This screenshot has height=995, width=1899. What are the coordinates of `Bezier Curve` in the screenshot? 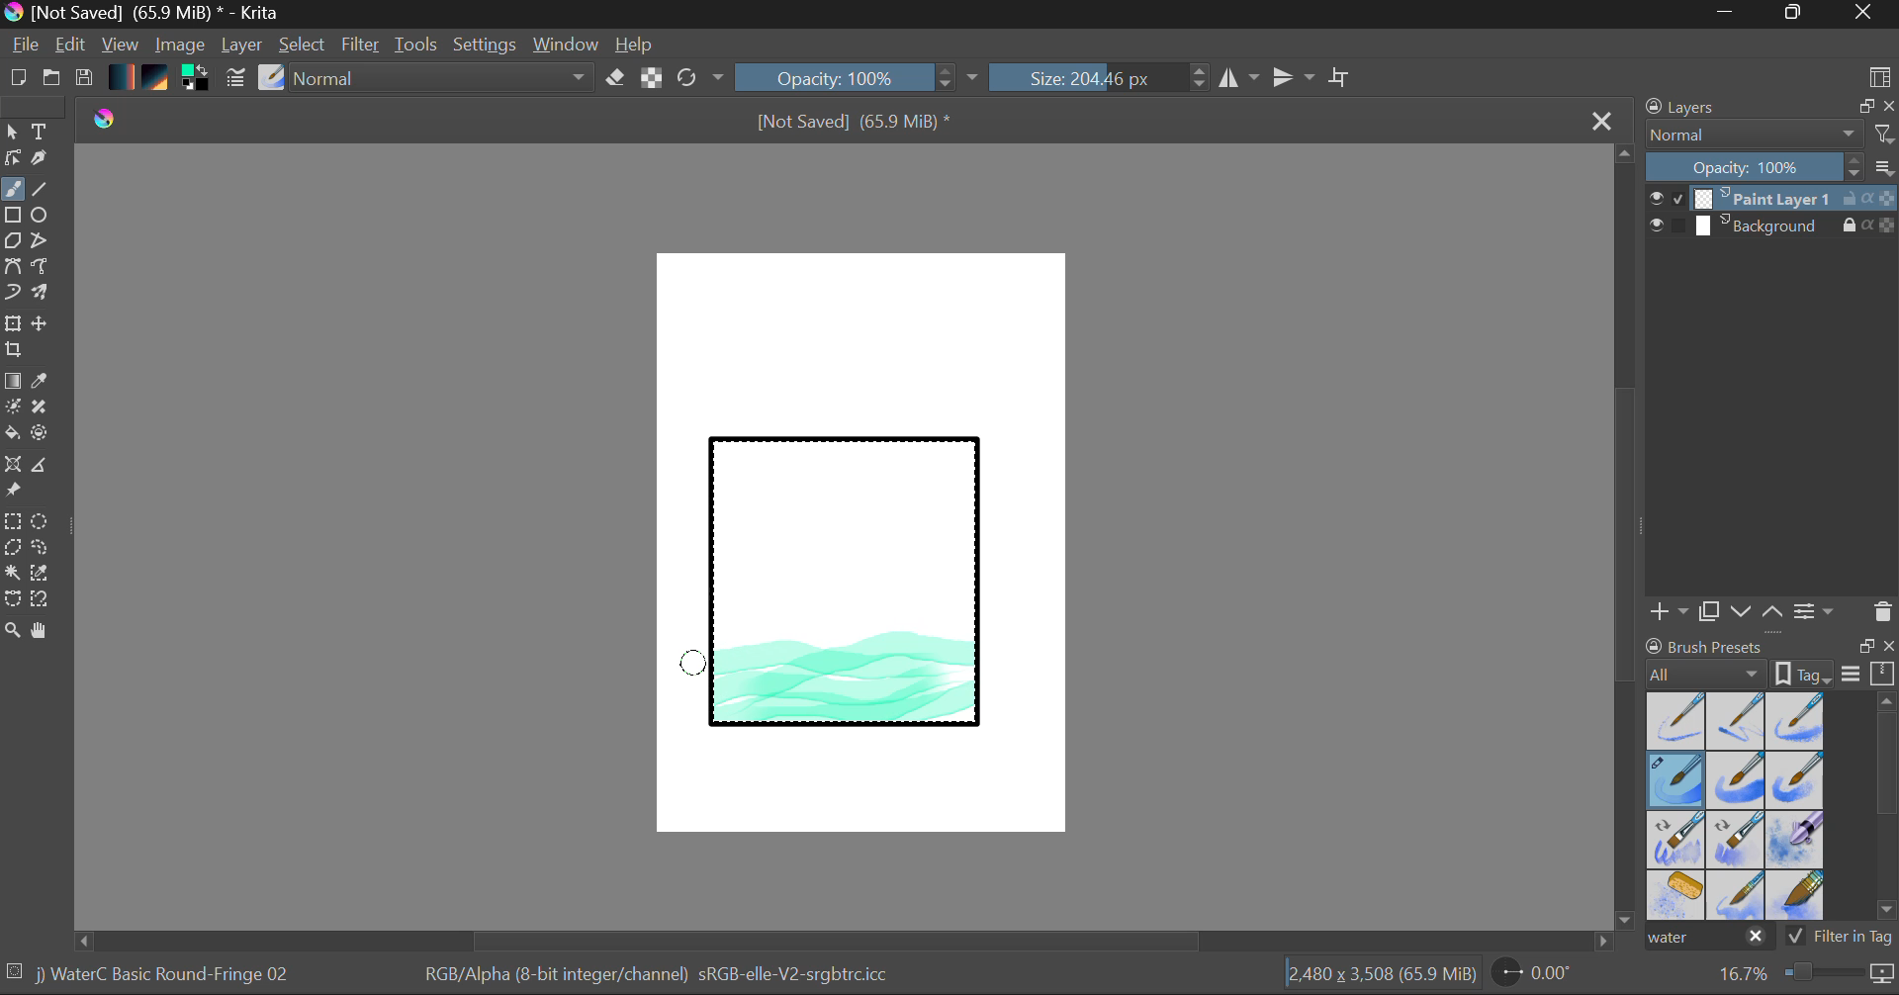 It's located at (12, 267).